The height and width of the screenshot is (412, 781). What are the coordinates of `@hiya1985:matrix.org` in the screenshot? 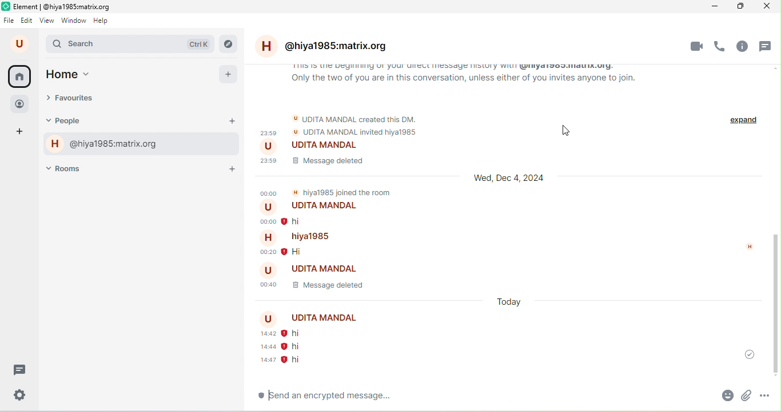 It's located at (103, 145).